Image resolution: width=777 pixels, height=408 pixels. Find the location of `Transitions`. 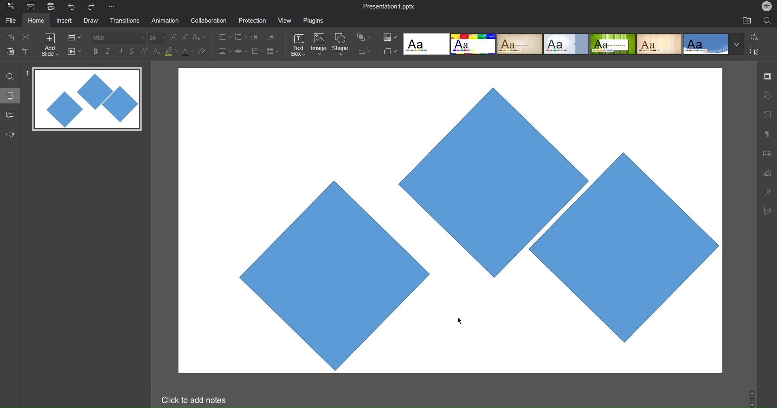

Transitions is located at coordinates (124, 21).